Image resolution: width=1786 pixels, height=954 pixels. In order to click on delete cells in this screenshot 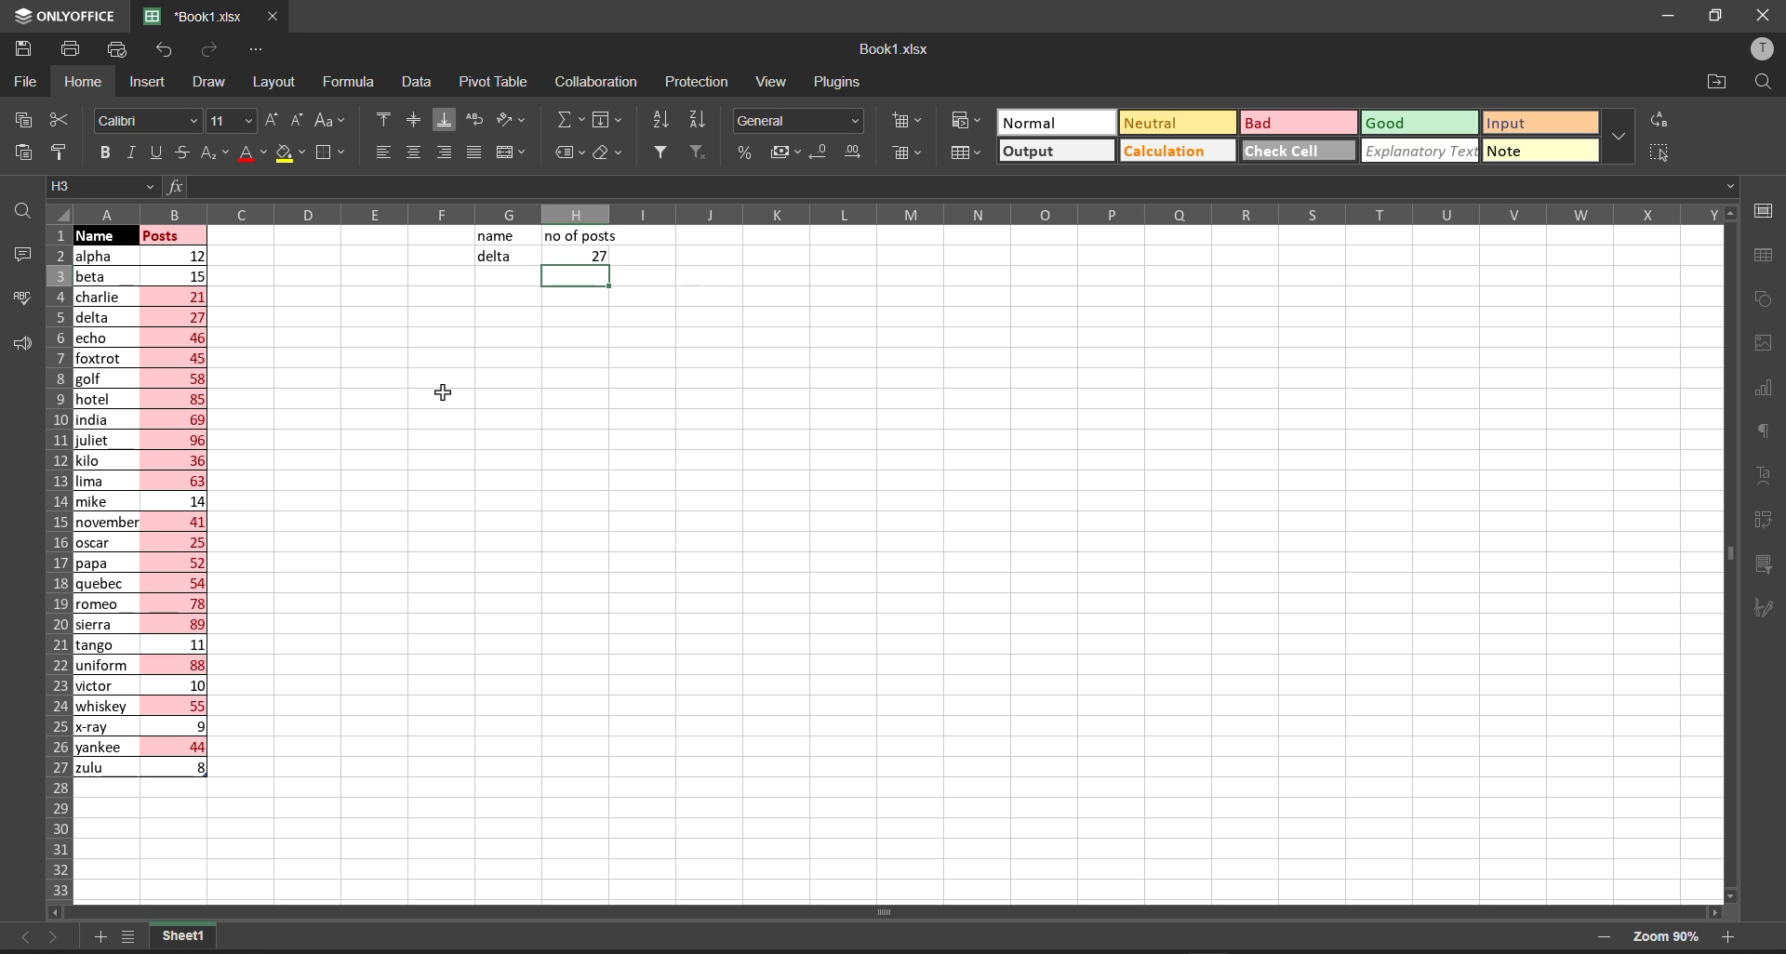, I will do `click(903, 152)`.